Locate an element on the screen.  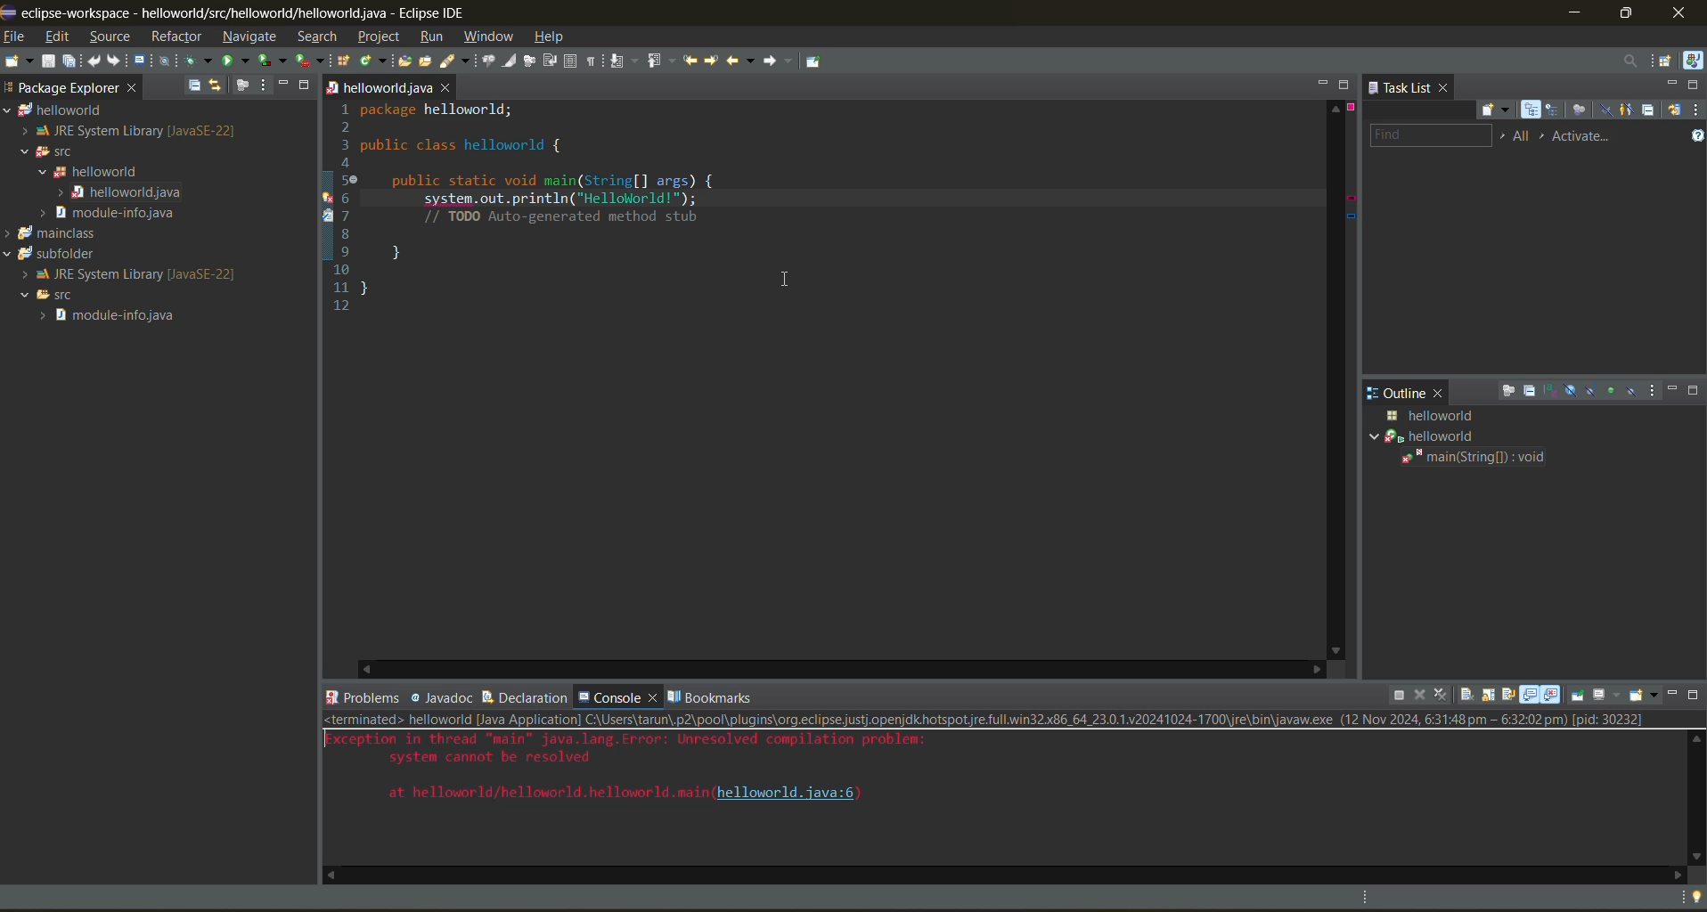
previous annotation is located at coordinates (663, 61).